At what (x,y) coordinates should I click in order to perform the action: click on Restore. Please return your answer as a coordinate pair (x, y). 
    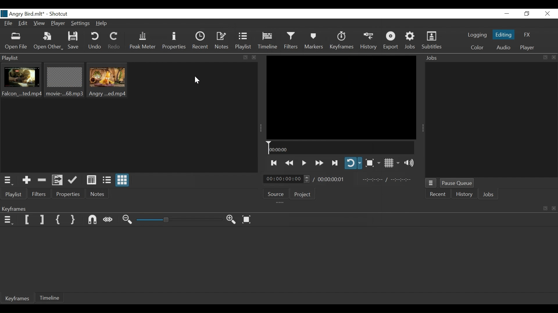
    Looking at the image, I should click on (528, 14).